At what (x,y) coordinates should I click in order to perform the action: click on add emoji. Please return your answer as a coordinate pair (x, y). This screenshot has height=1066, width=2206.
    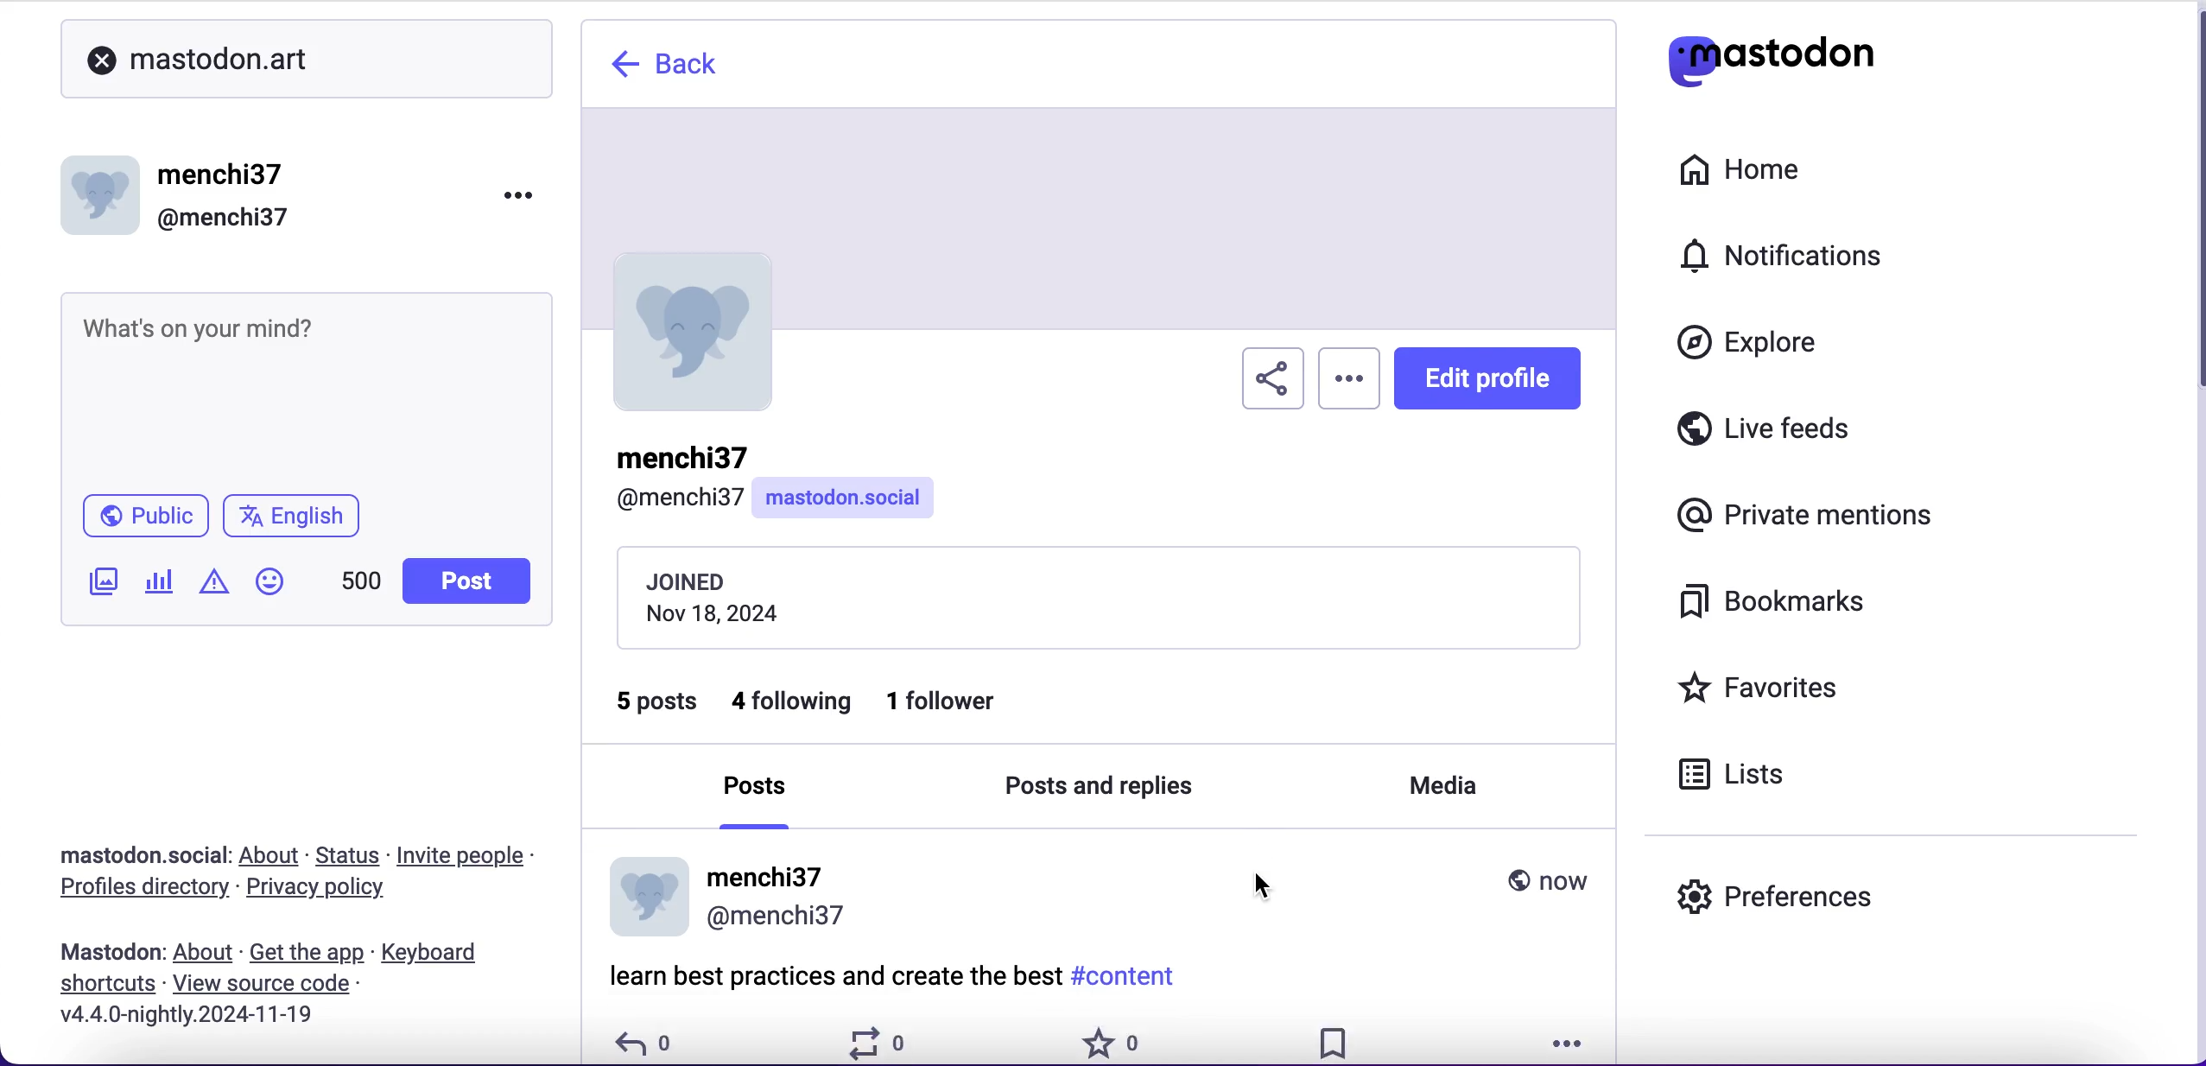
    Looking at the image, I should click on (270, 589).